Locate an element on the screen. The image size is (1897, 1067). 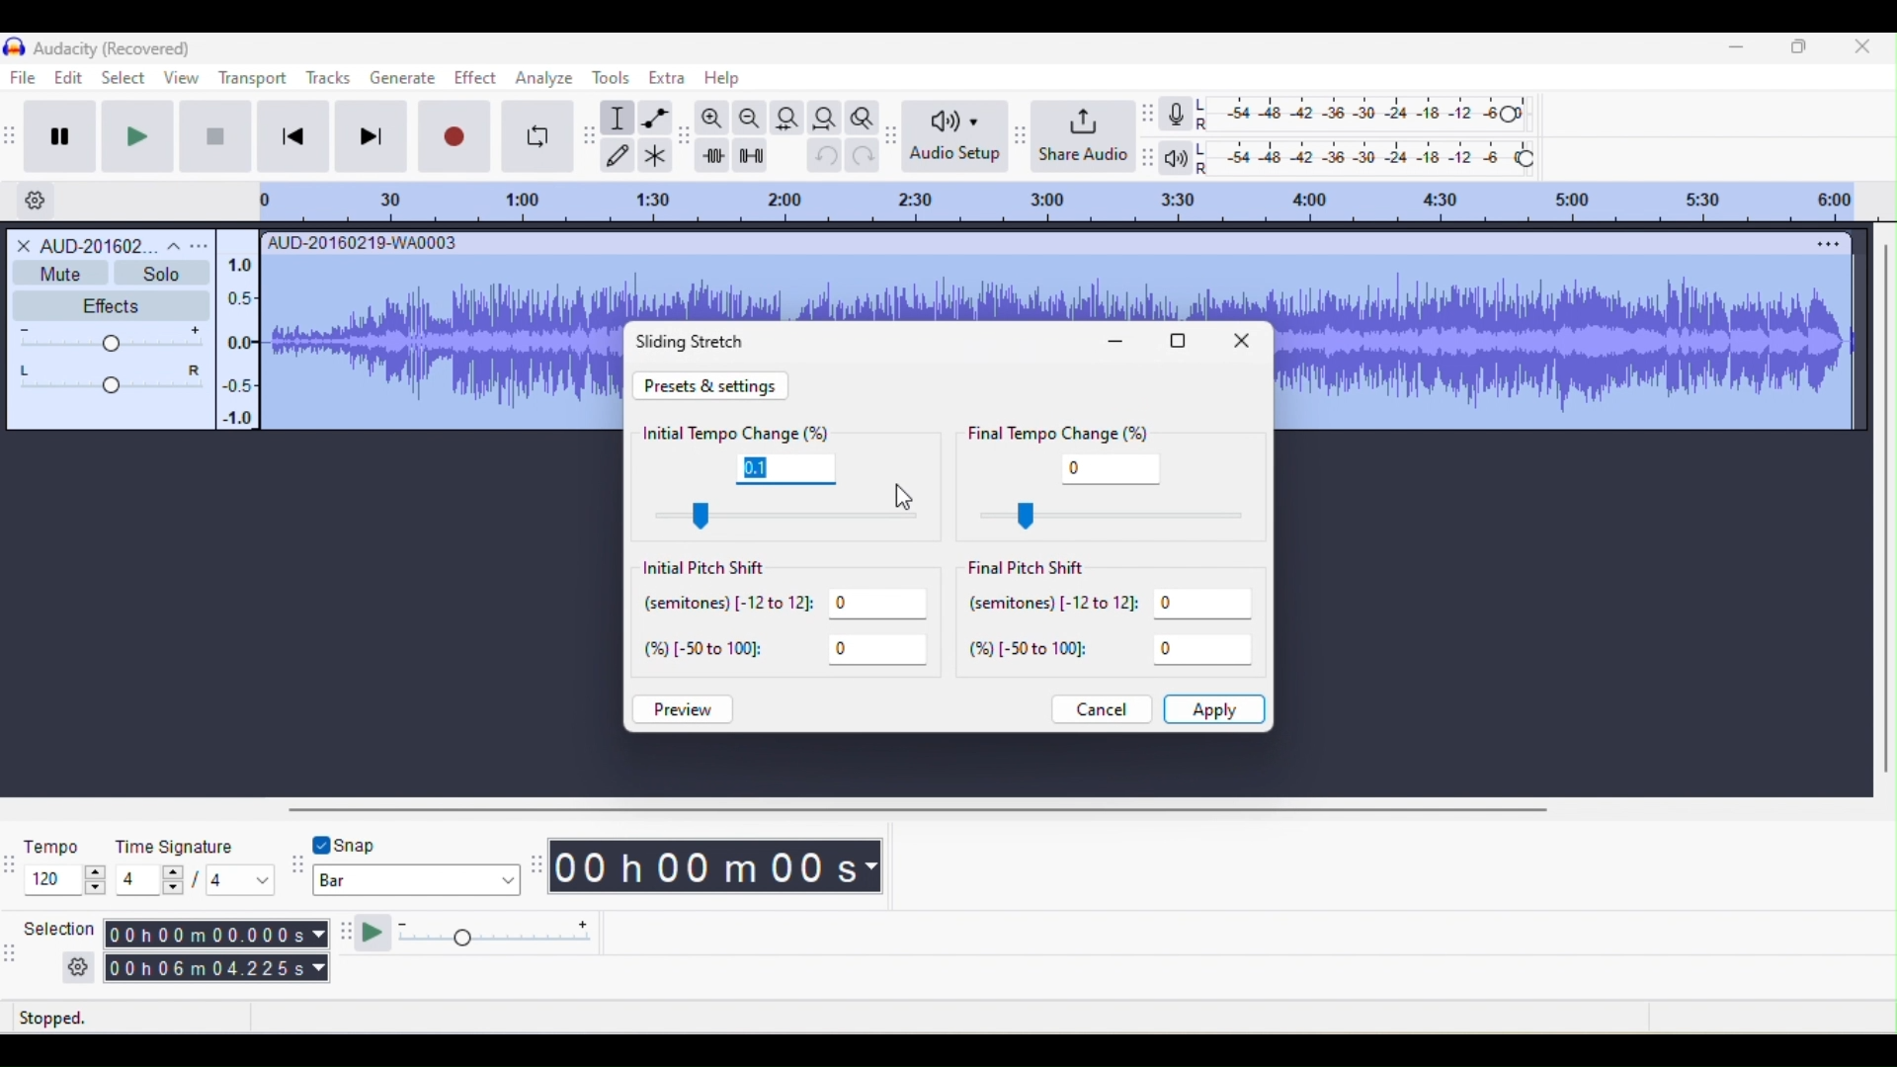
view is located at coordinates (180, 78).